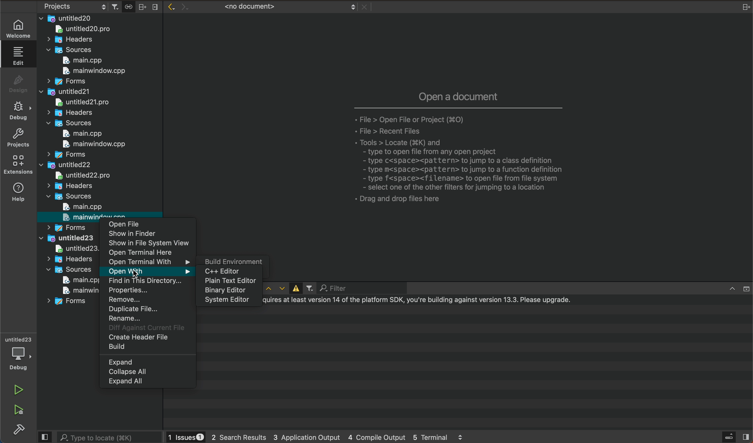 The width and height of the screenshot is (753, 443). Describe the element at coordinates (71, 249) in the screenshot. I see `untitled23 pro` at that location.